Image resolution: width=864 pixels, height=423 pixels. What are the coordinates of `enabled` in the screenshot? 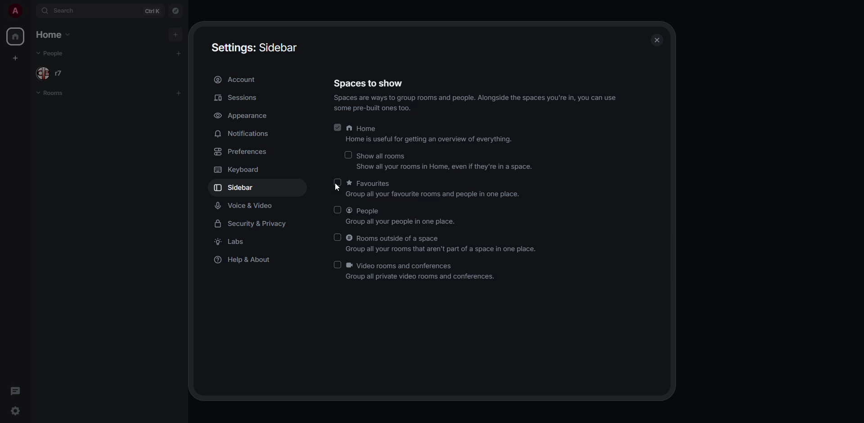 It's located at (338, 127).